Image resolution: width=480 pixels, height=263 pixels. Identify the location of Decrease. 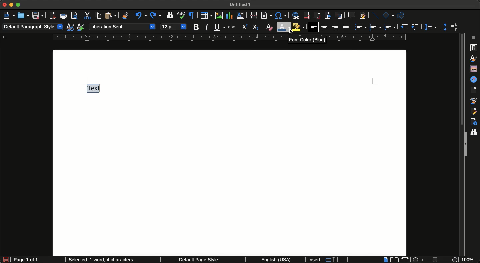
(415, 27).